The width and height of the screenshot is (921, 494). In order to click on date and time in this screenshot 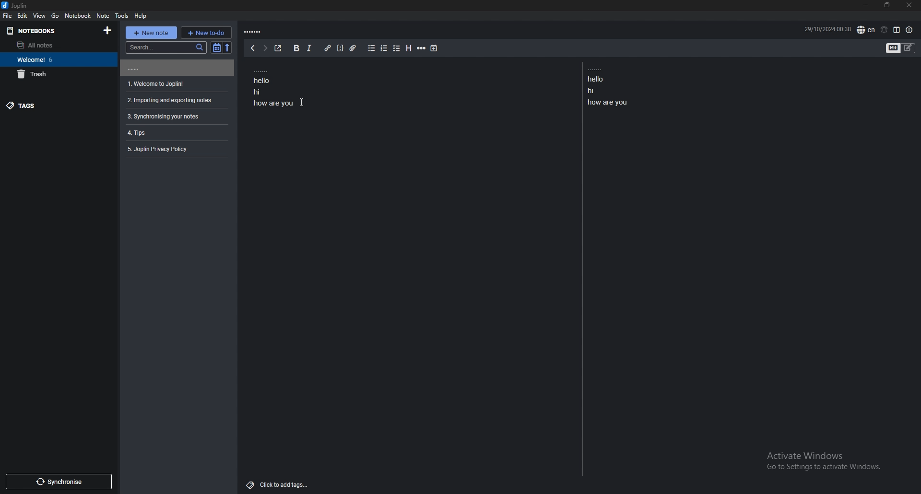, I will do `click(827, 28)`.